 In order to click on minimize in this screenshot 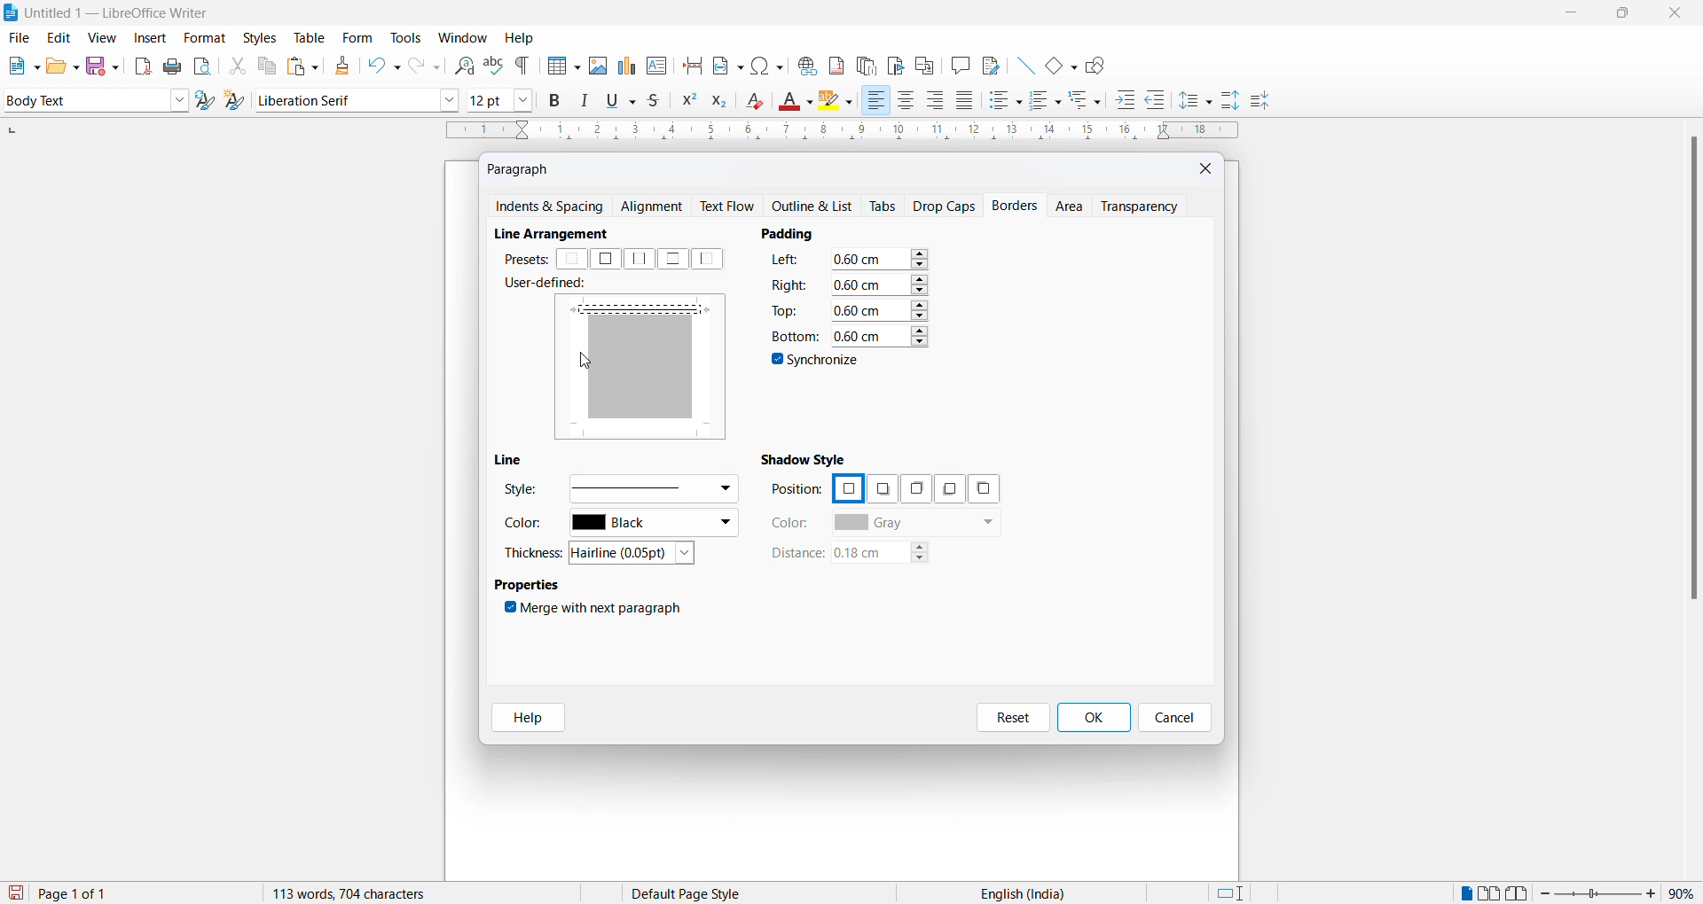, I will do `click(1569, 16)`.